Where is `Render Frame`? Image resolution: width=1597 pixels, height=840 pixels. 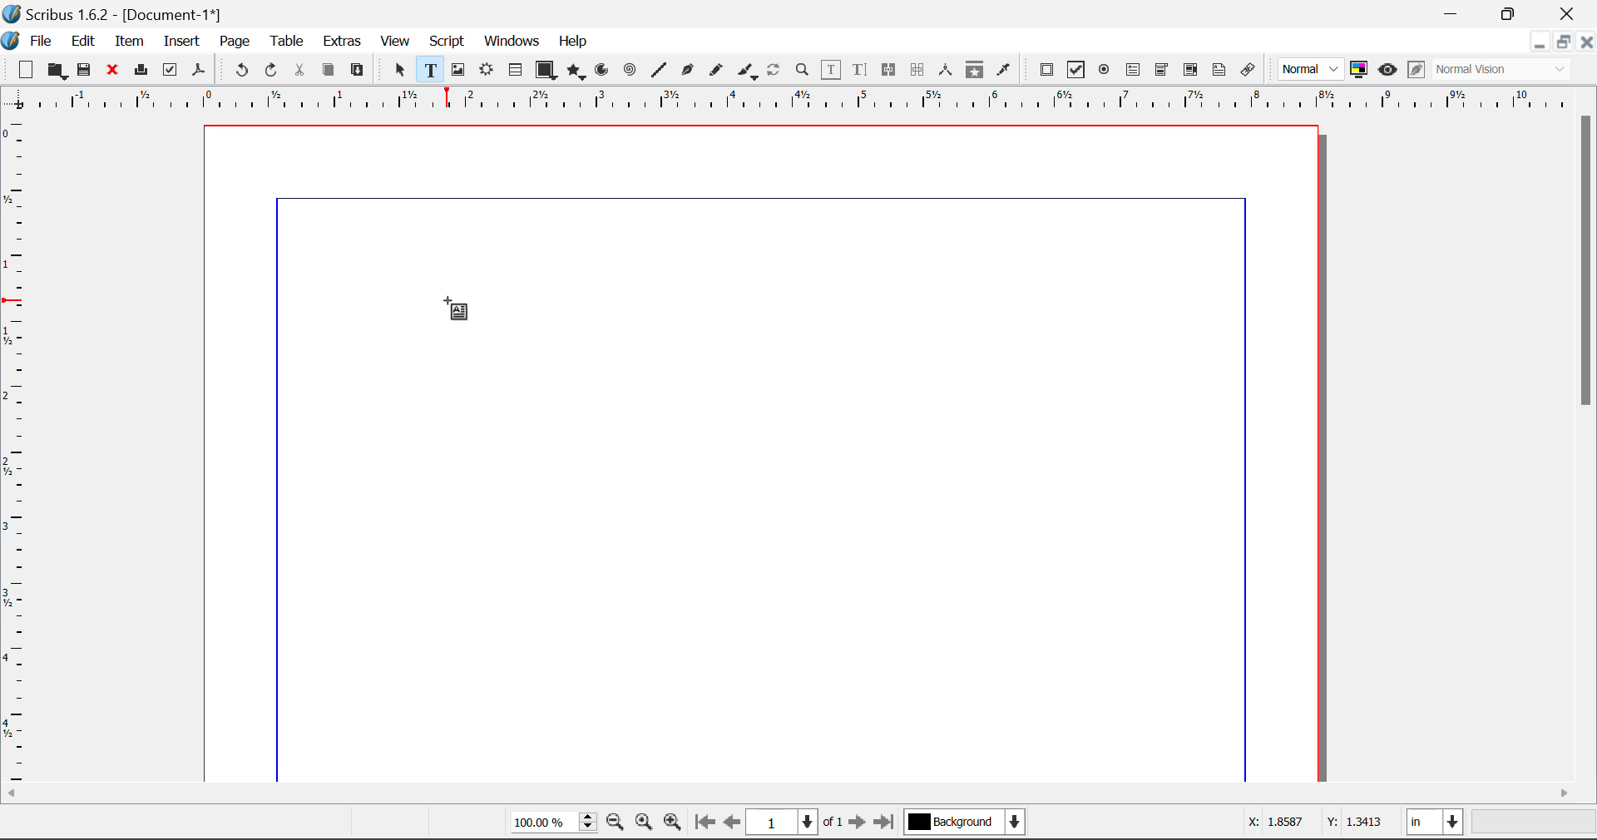 Render Frame is located at coordinates (486, 71).